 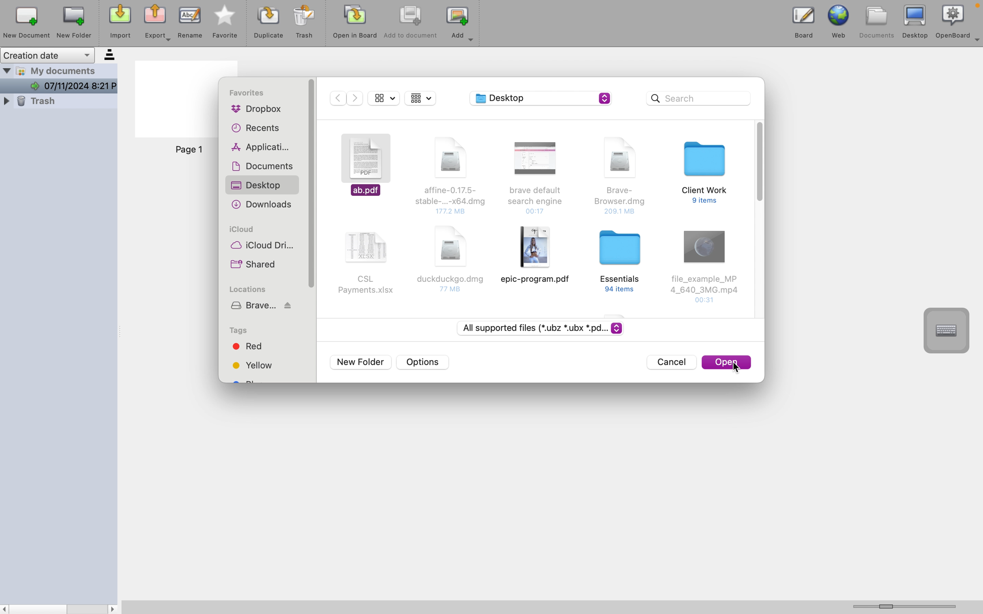 What do you see at coordinates (189, 150) in the screenshot?
I see `page 1` at bounding box center [189, 150].